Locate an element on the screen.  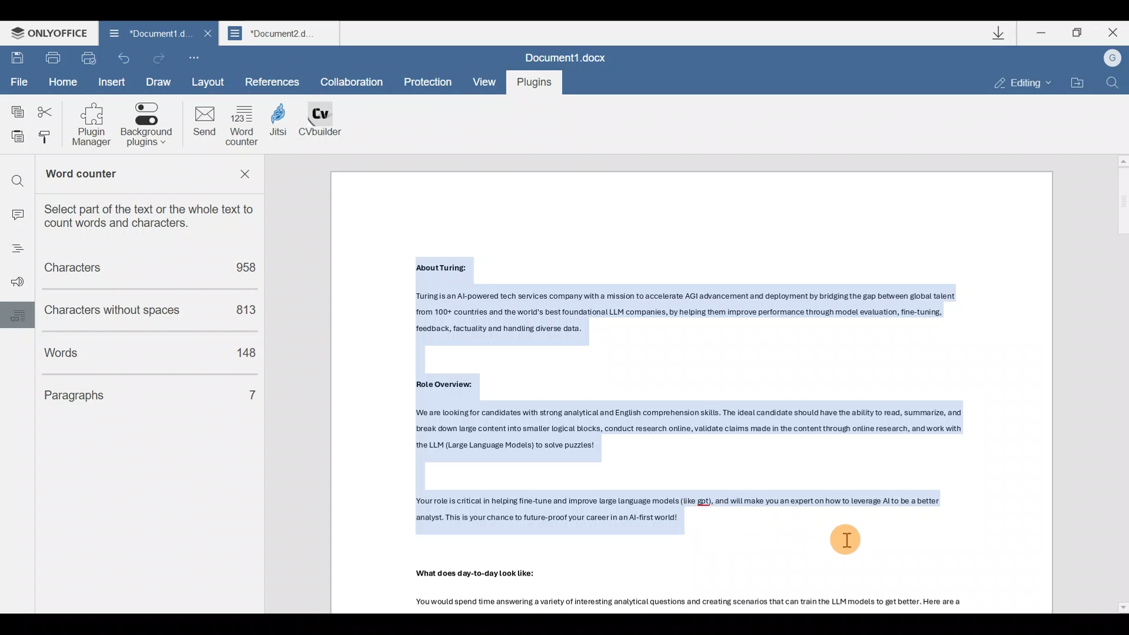
search is located at coordinates (17, 176).